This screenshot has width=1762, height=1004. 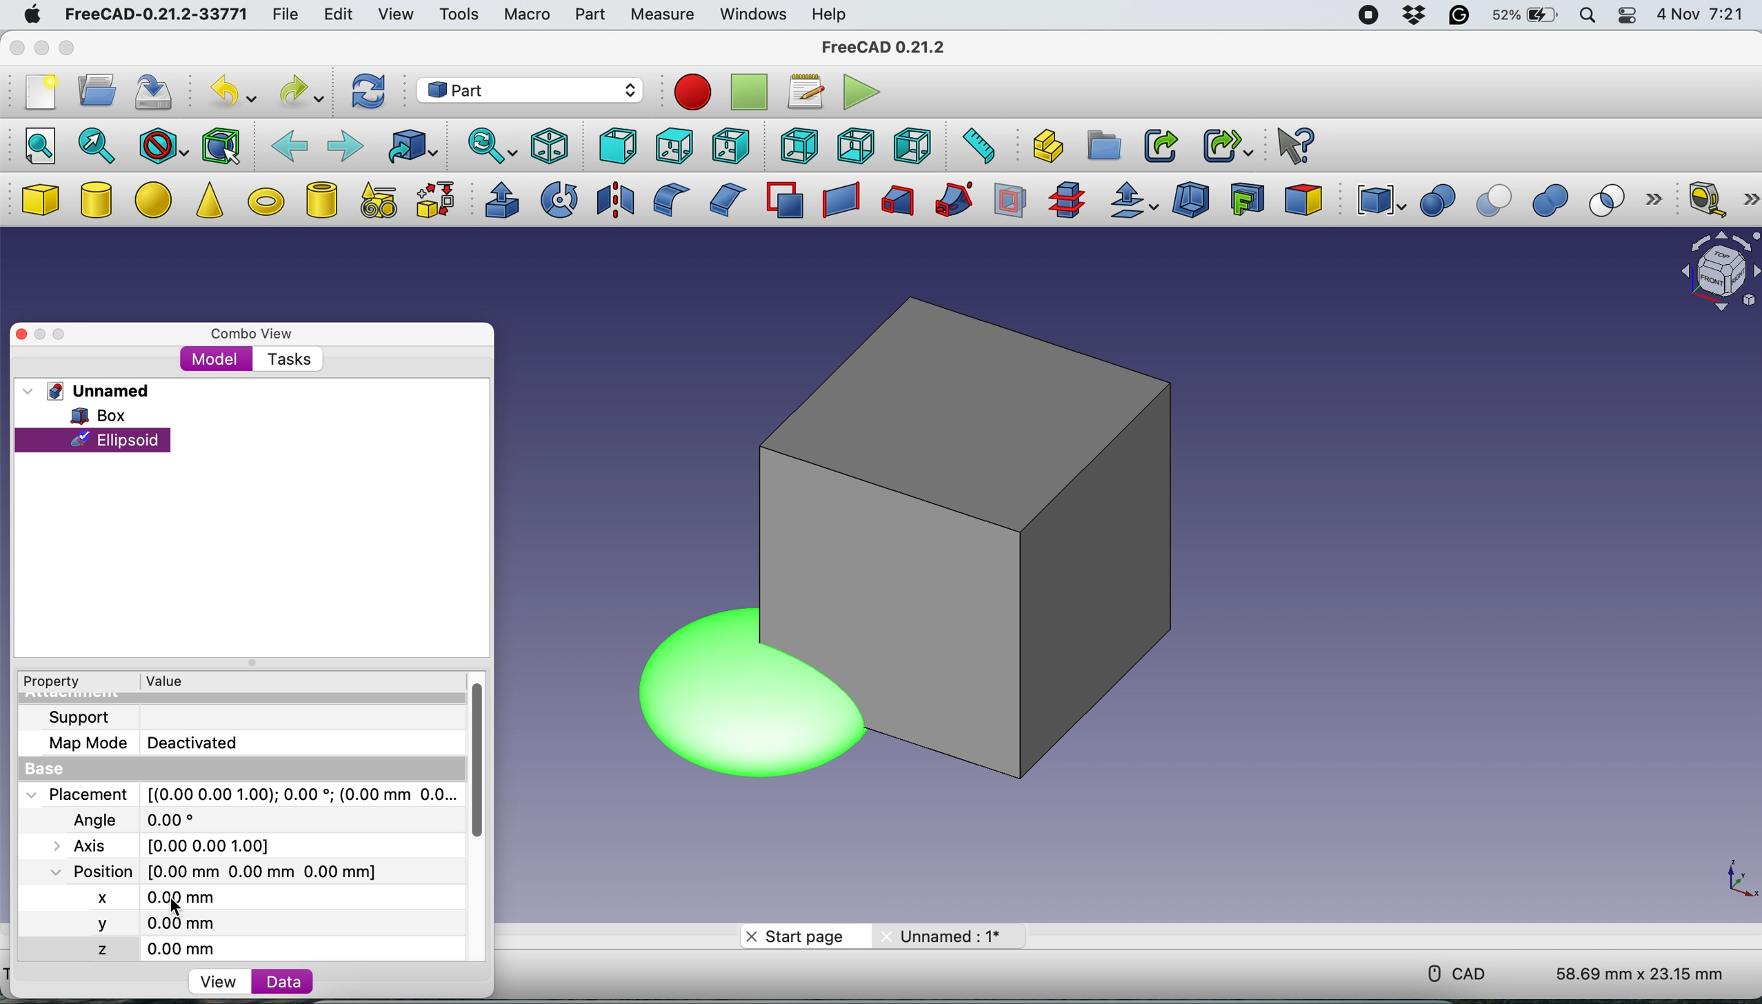 I want to click on create part, so click(x=1044, y=147).